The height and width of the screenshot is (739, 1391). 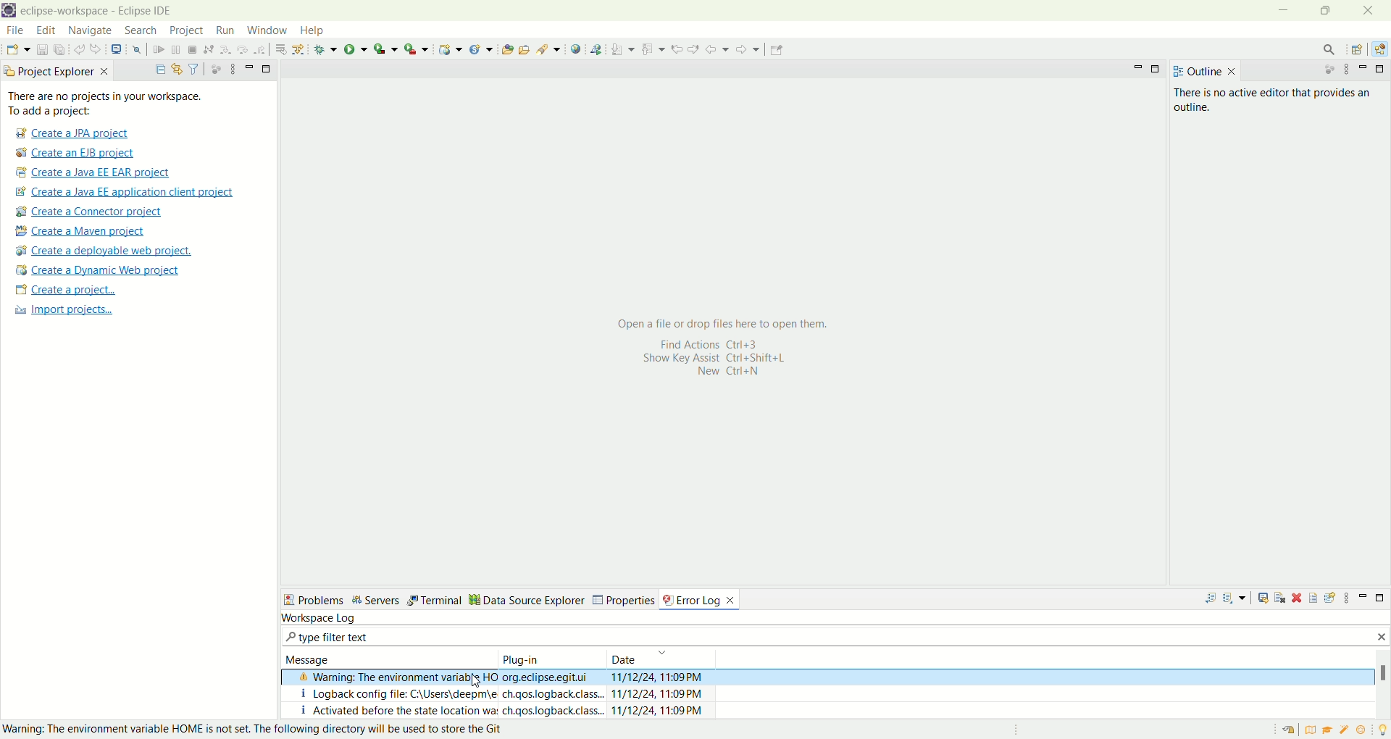 What do you see at coordinates (1356, 48) in the screenshot?
I see `open perspective` at bounding box center [1356, 48].